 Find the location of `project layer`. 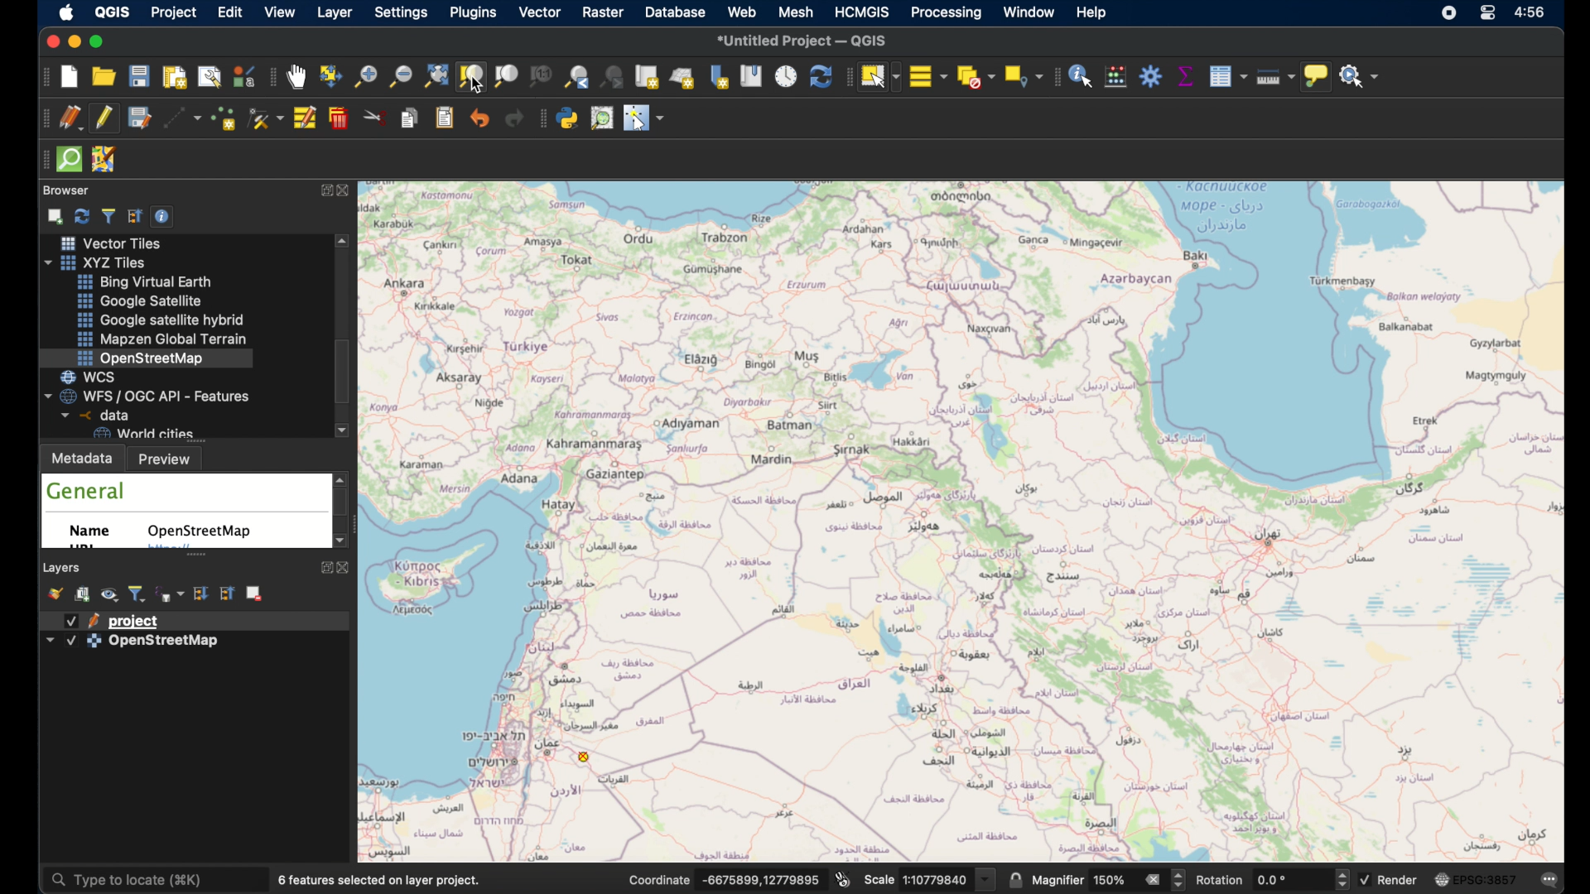

project layer is located at coordinates (137, 620).